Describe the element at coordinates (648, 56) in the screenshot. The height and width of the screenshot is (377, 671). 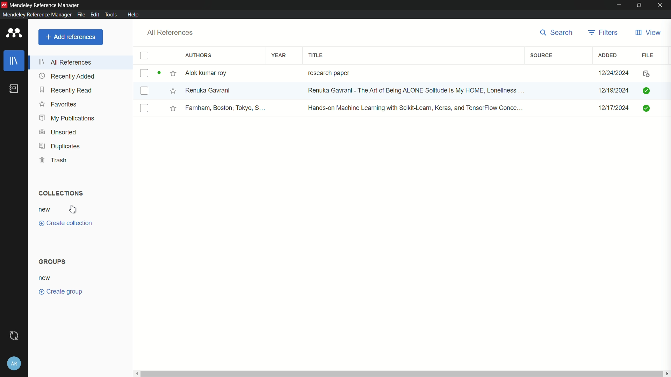
I see `file` at that location.